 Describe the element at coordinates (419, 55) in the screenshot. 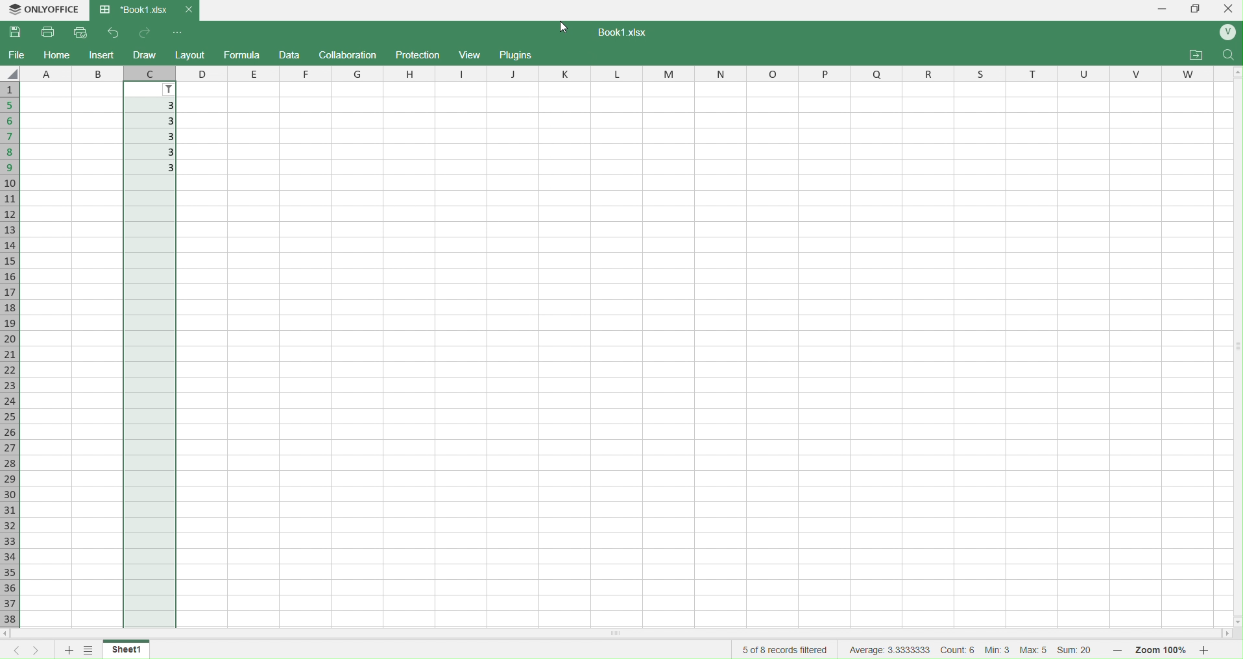

I see `Protection` at that location.